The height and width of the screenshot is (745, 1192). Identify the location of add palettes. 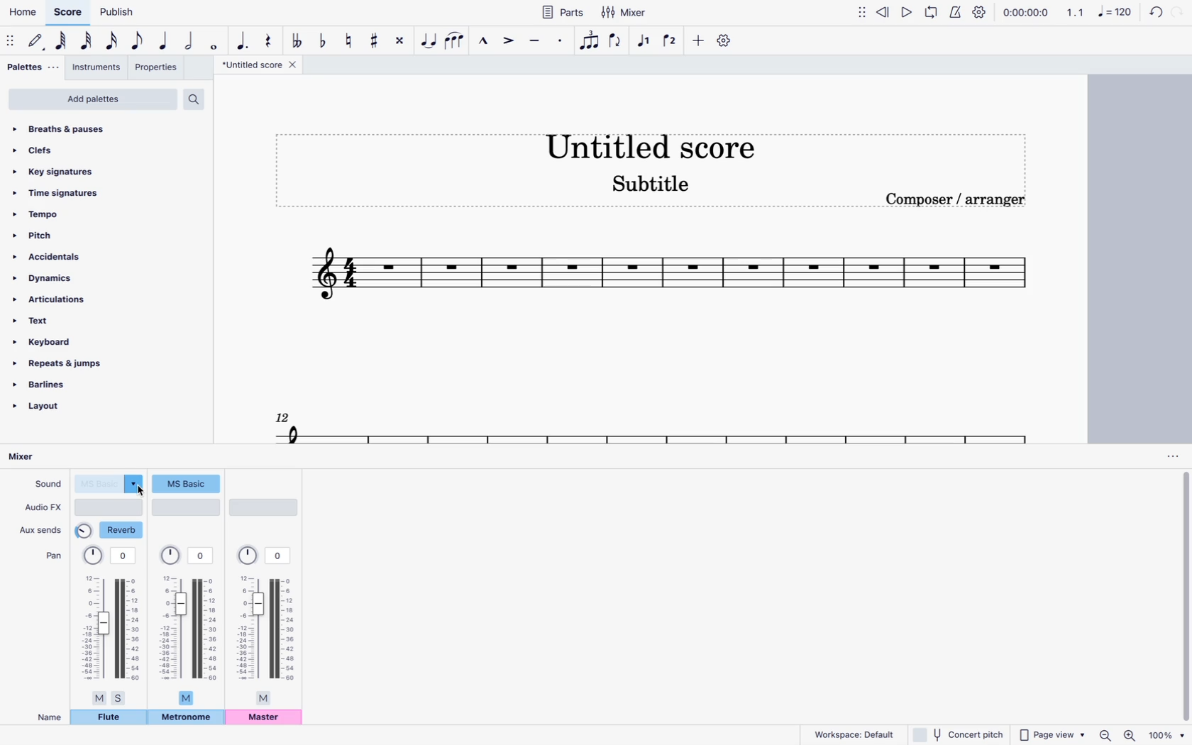
(92, 101).